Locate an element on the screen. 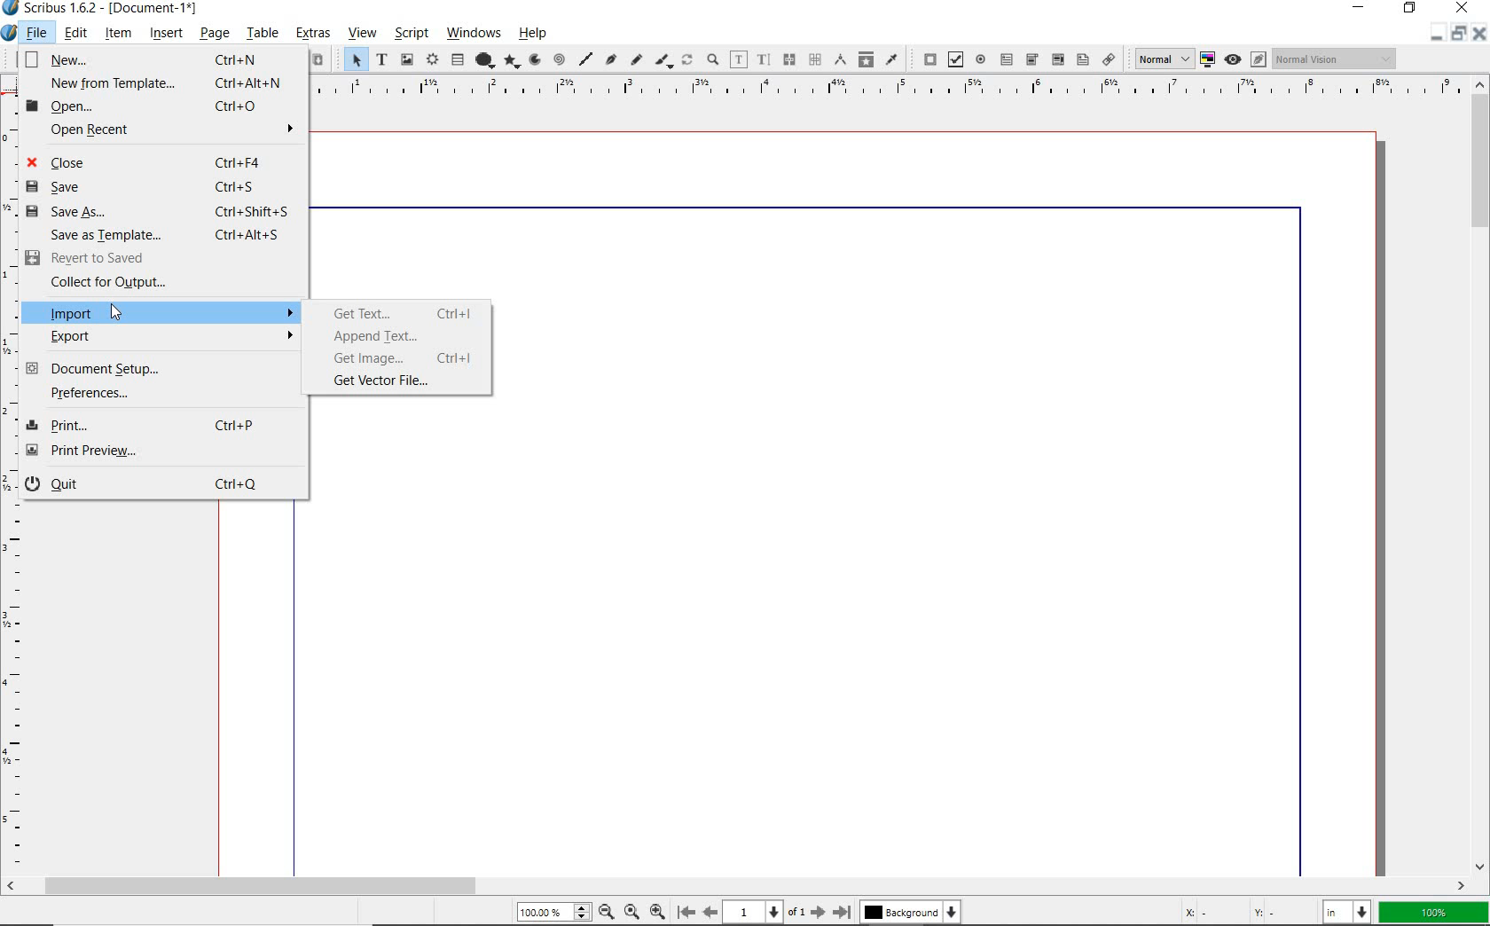  get text... is located at coordinates (402, 314).